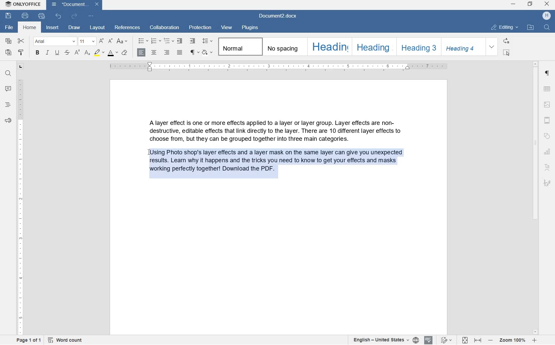 The image size is (555, 345). What do you see at coordinates (97, 27) in the screenshot?
I see `LAYOUT` at bounding box center [97, 27].